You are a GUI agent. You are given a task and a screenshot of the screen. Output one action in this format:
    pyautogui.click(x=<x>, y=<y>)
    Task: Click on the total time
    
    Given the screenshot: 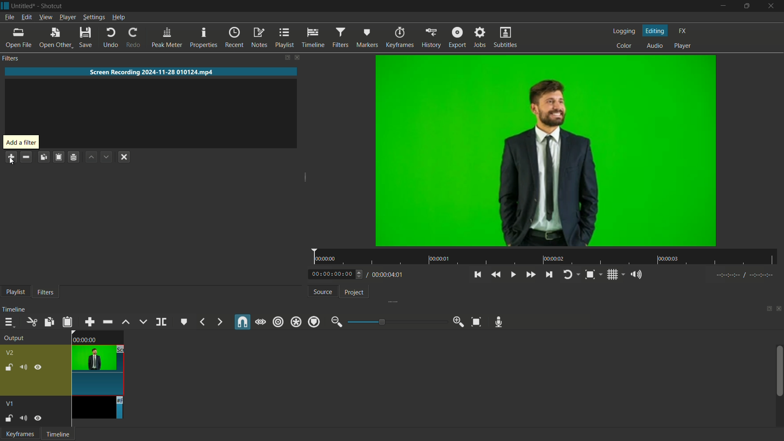 What is the action you would take?
    pyautogui.click(x=386, y=275)
    